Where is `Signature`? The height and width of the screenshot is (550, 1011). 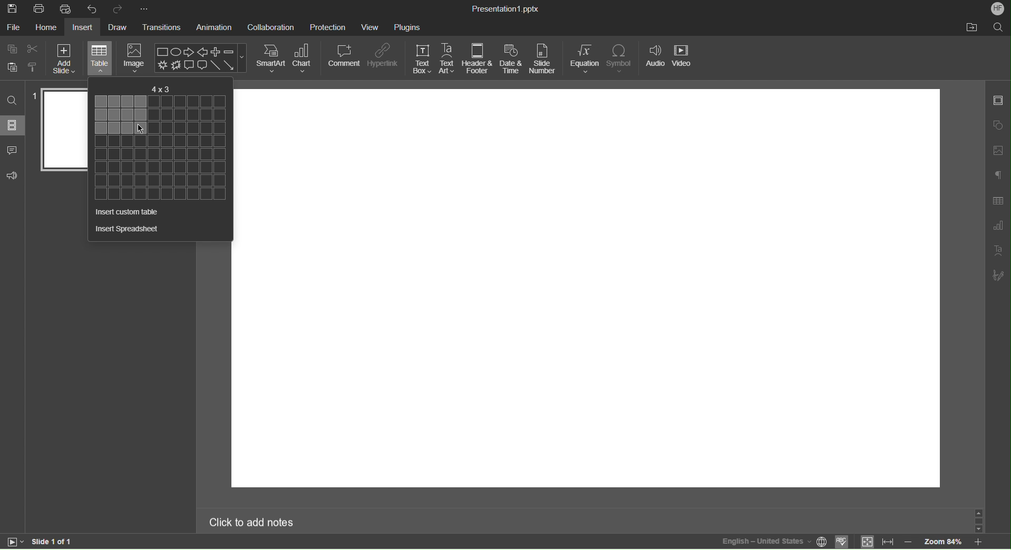
Signature is located at coordinates (998, 274).